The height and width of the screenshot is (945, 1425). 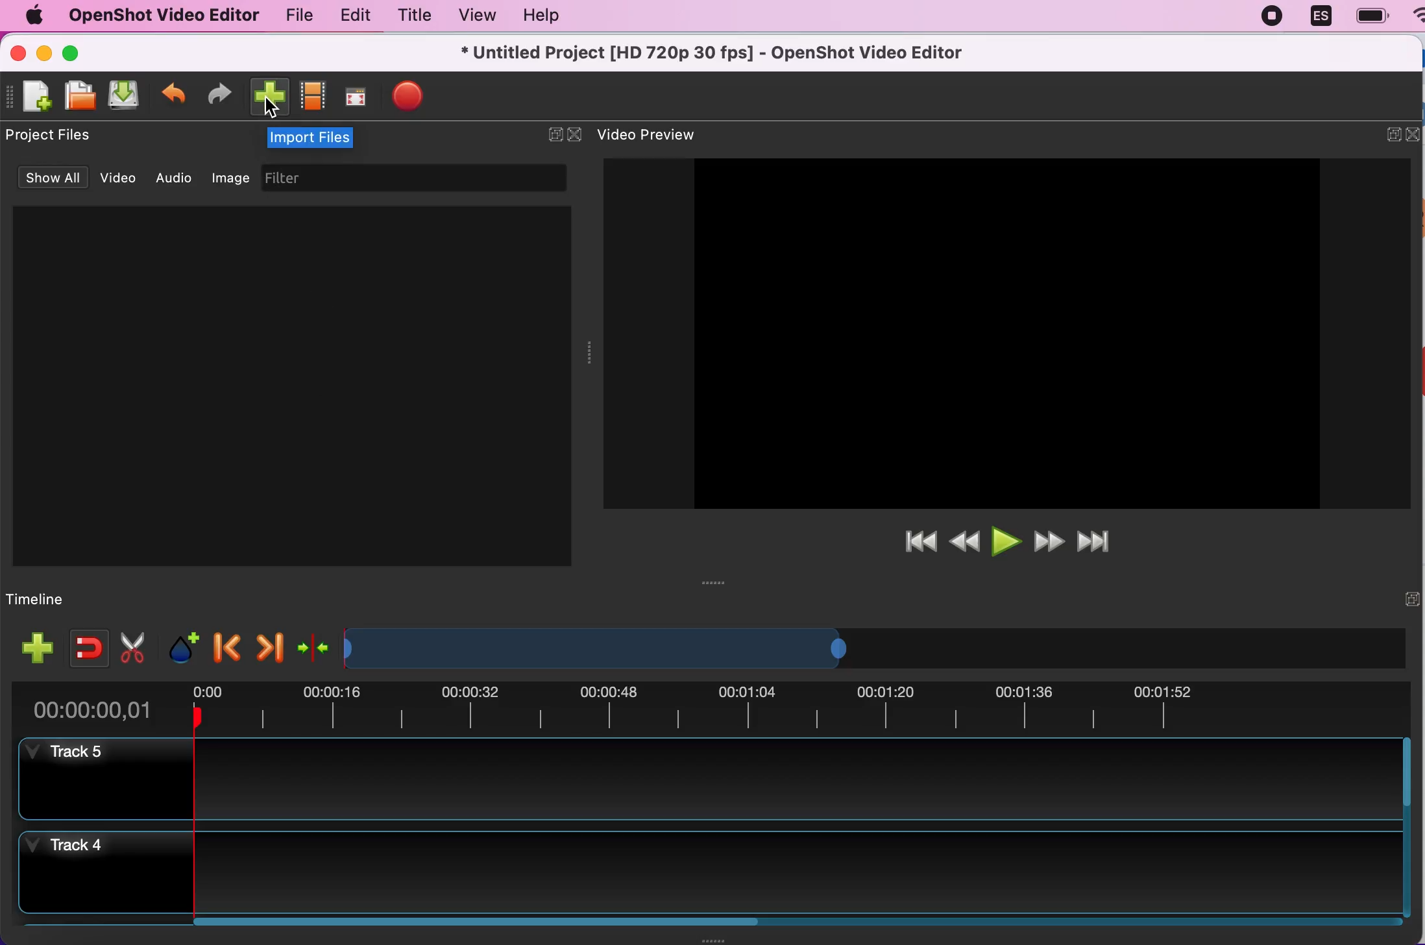 What do you see at coordinates (34, 648) in the screenshot?
I see `add track` at bounding box center [34, 648].